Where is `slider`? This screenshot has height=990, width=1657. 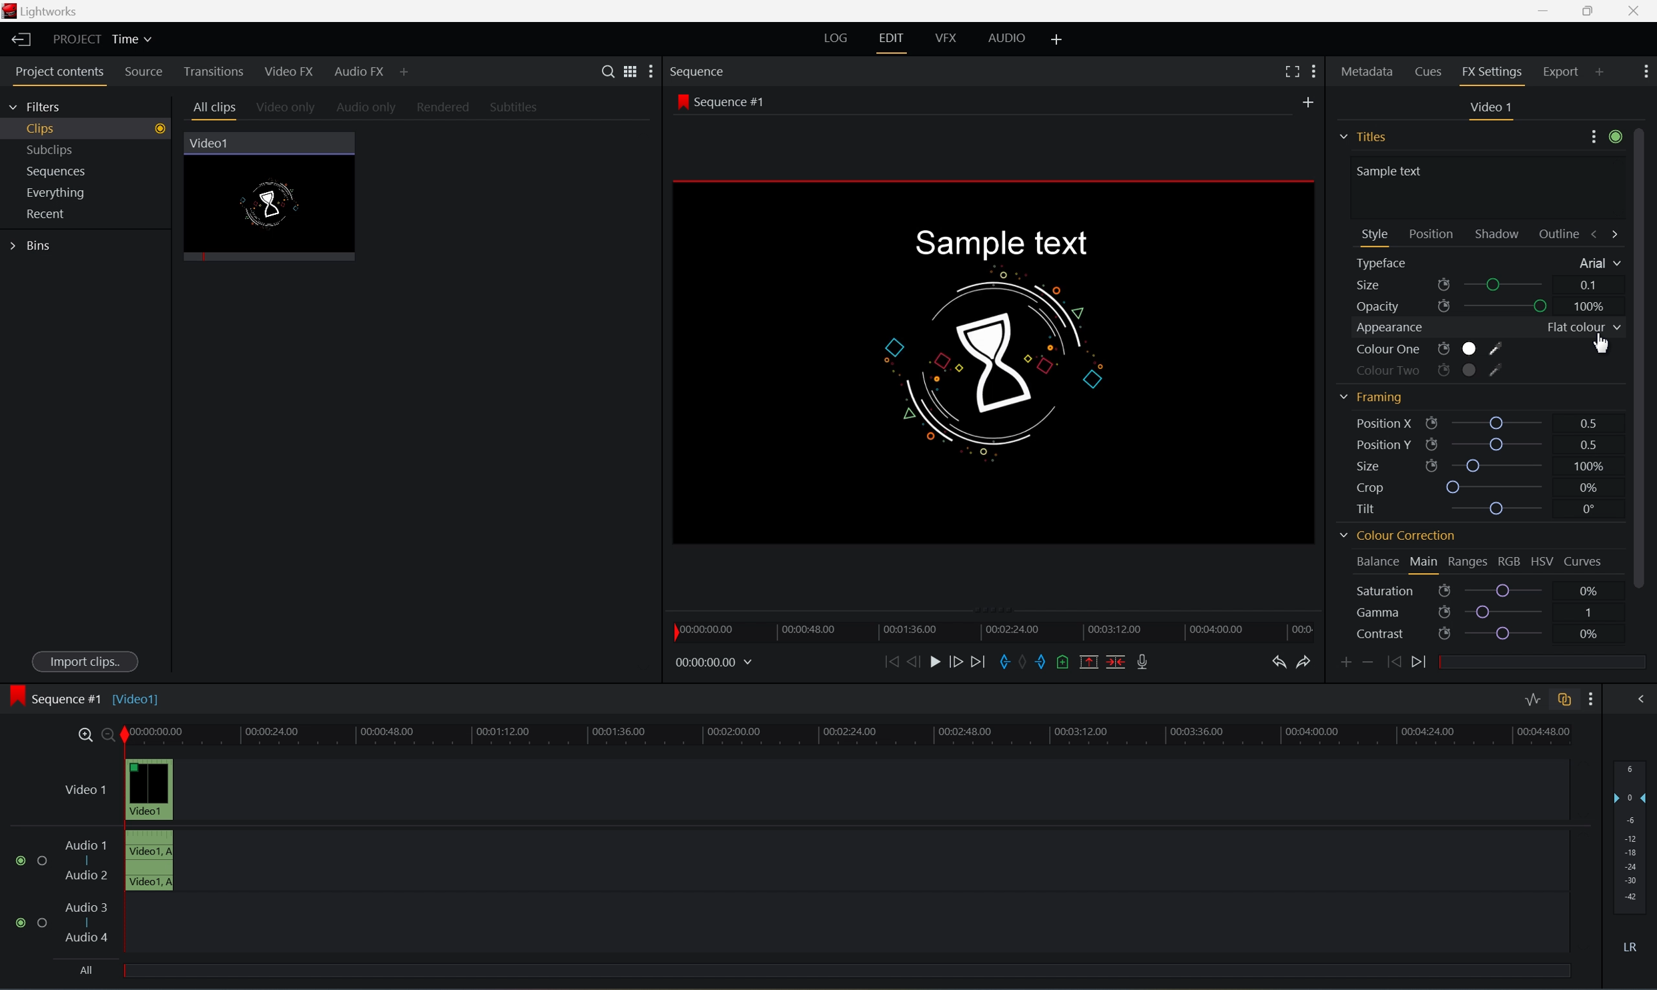 slider is located at coordinates (1505, 610).